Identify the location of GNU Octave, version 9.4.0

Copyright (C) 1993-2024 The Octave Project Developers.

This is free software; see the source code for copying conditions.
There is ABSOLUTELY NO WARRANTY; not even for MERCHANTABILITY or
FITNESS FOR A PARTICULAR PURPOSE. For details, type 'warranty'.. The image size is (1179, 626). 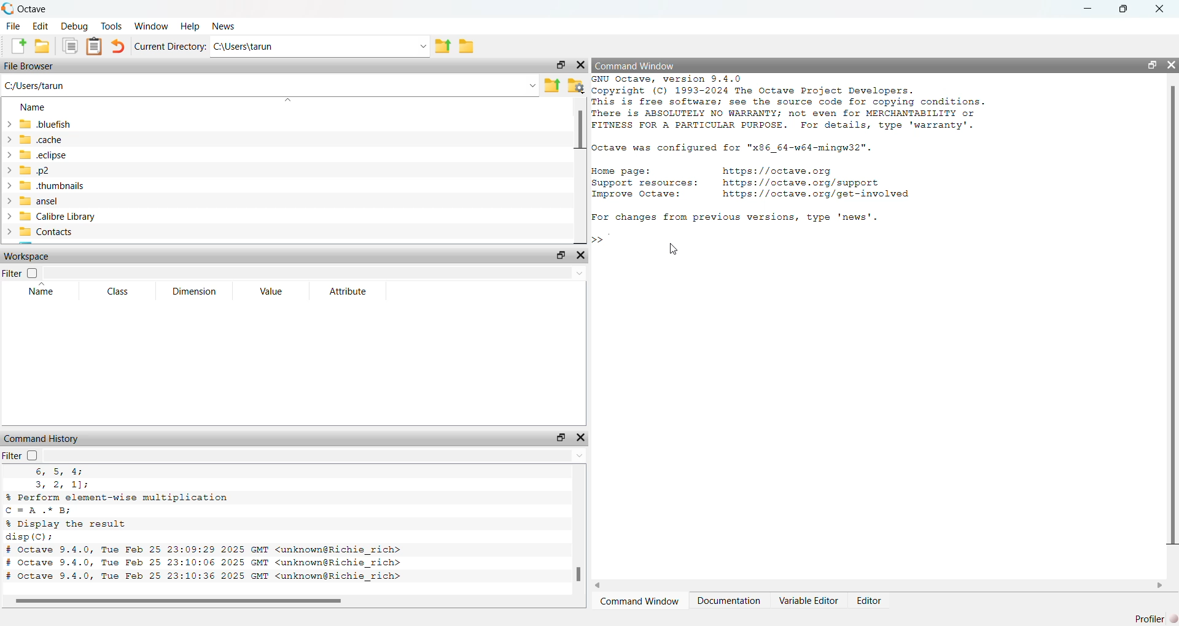
(792, 103).